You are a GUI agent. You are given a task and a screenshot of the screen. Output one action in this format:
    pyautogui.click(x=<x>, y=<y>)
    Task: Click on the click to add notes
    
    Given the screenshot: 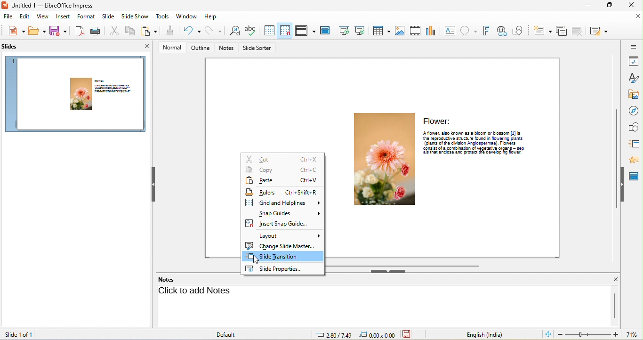 What is the action you would take?
    pyautogui.click(x=197, y=292)
    